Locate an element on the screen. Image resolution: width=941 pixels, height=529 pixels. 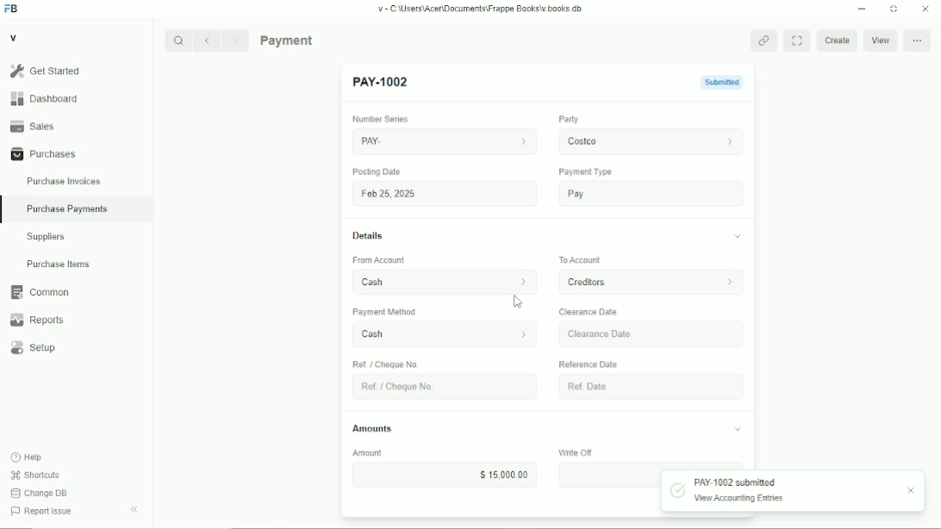
Cash is located at coordinates (435, 335).